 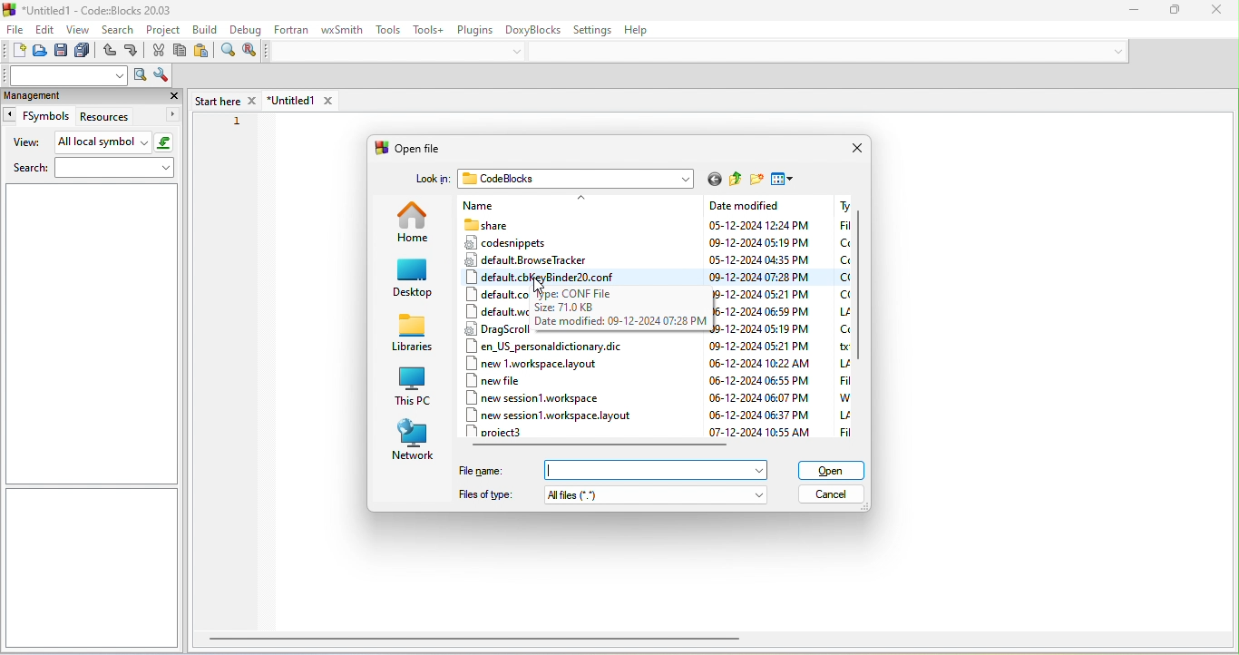 What do you see at coordinates (134, 52) in the screenshot?
I see `redo` at bounding box center [134, 52].